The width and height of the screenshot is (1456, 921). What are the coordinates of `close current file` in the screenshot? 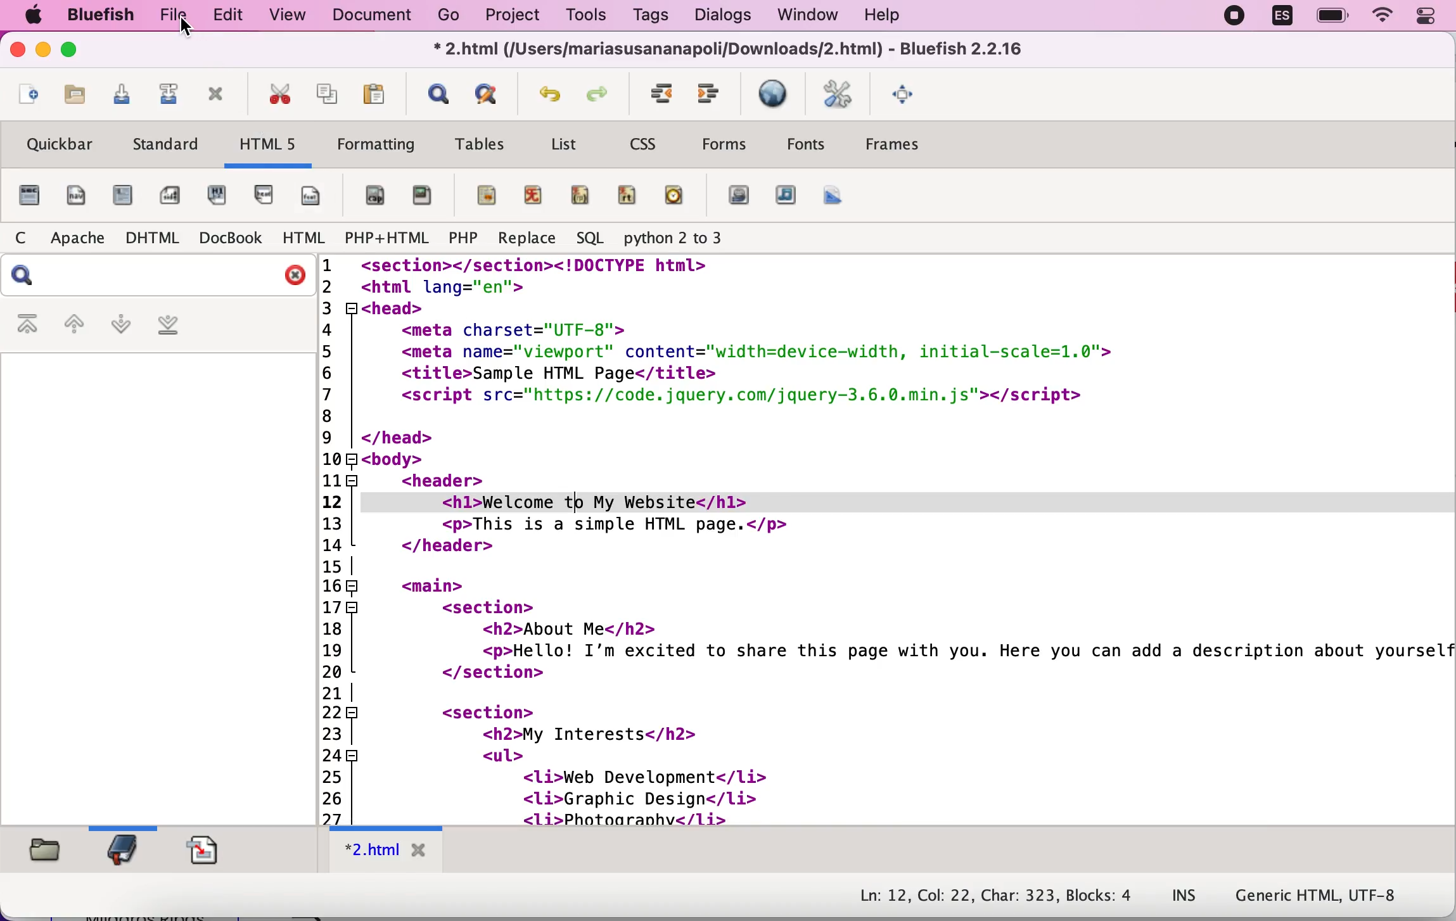 It's located at (214, 96).